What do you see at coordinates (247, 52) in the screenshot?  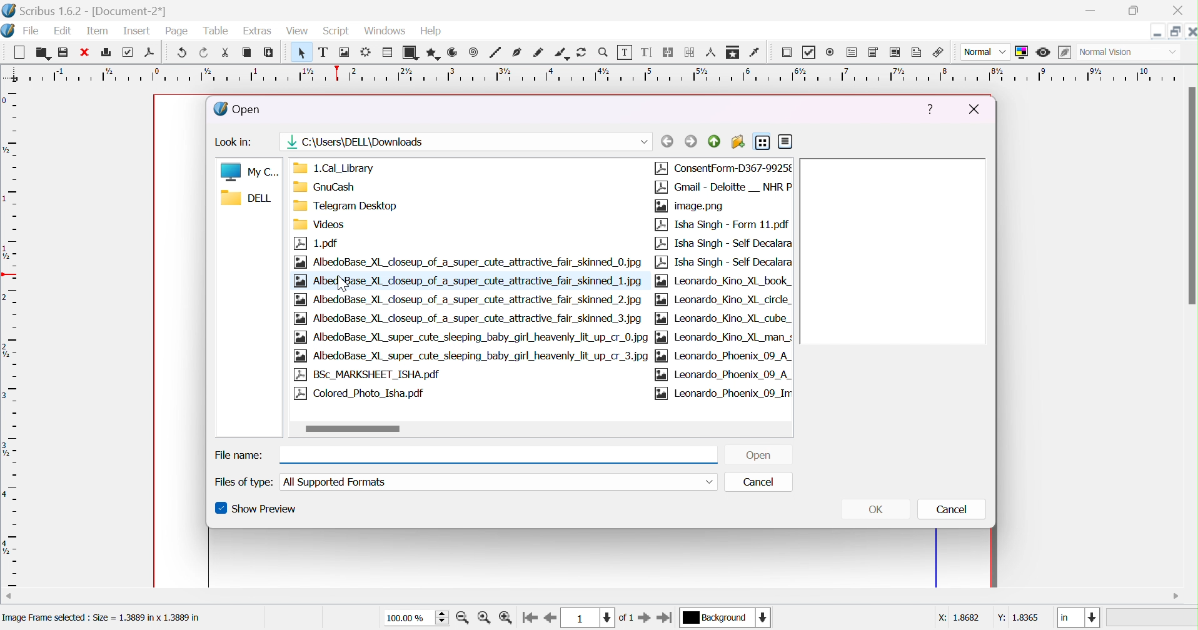 I see `copy` at bounding box center [247, 52].